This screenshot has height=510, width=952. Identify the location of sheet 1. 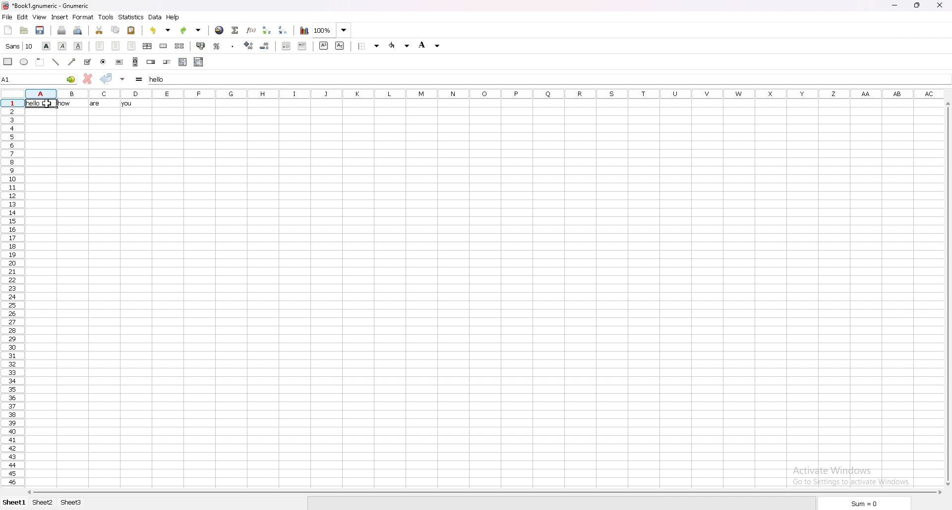
(13, 504).